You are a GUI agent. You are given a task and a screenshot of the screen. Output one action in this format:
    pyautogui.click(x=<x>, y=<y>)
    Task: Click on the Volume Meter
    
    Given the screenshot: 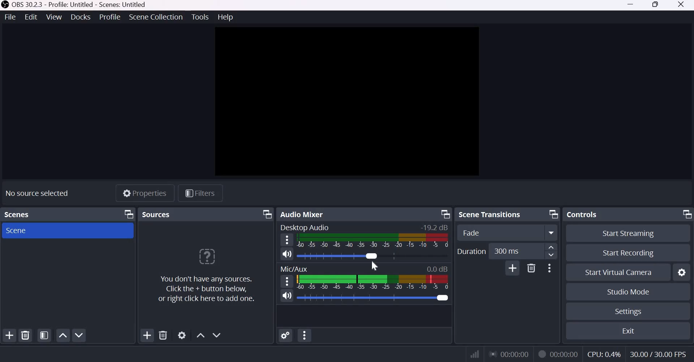 What is the action you would take?
    pyautogui.click(x=372, y=240)
    